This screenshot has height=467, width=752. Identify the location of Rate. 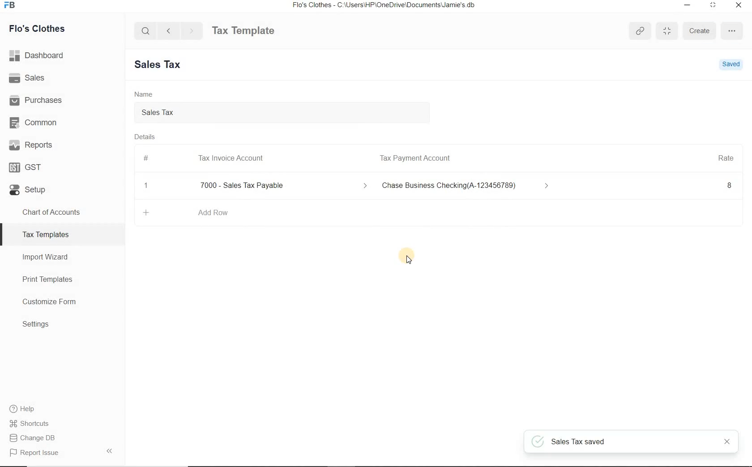
(726, 157).